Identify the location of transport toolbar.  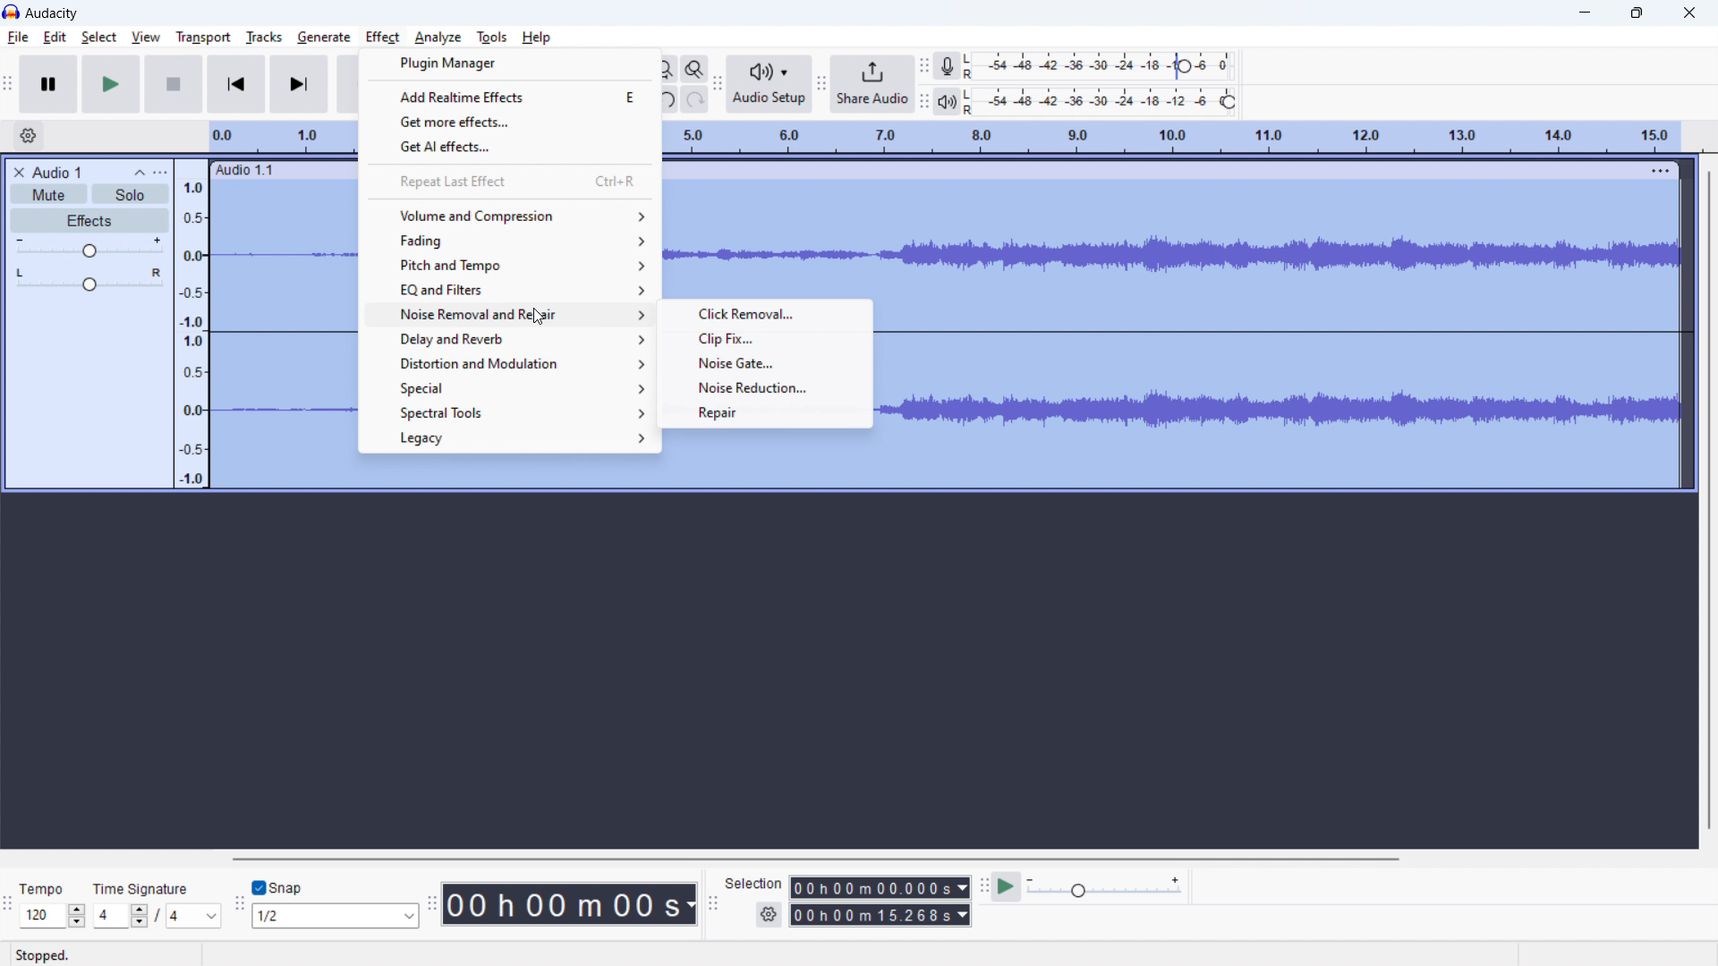
(9, 82).